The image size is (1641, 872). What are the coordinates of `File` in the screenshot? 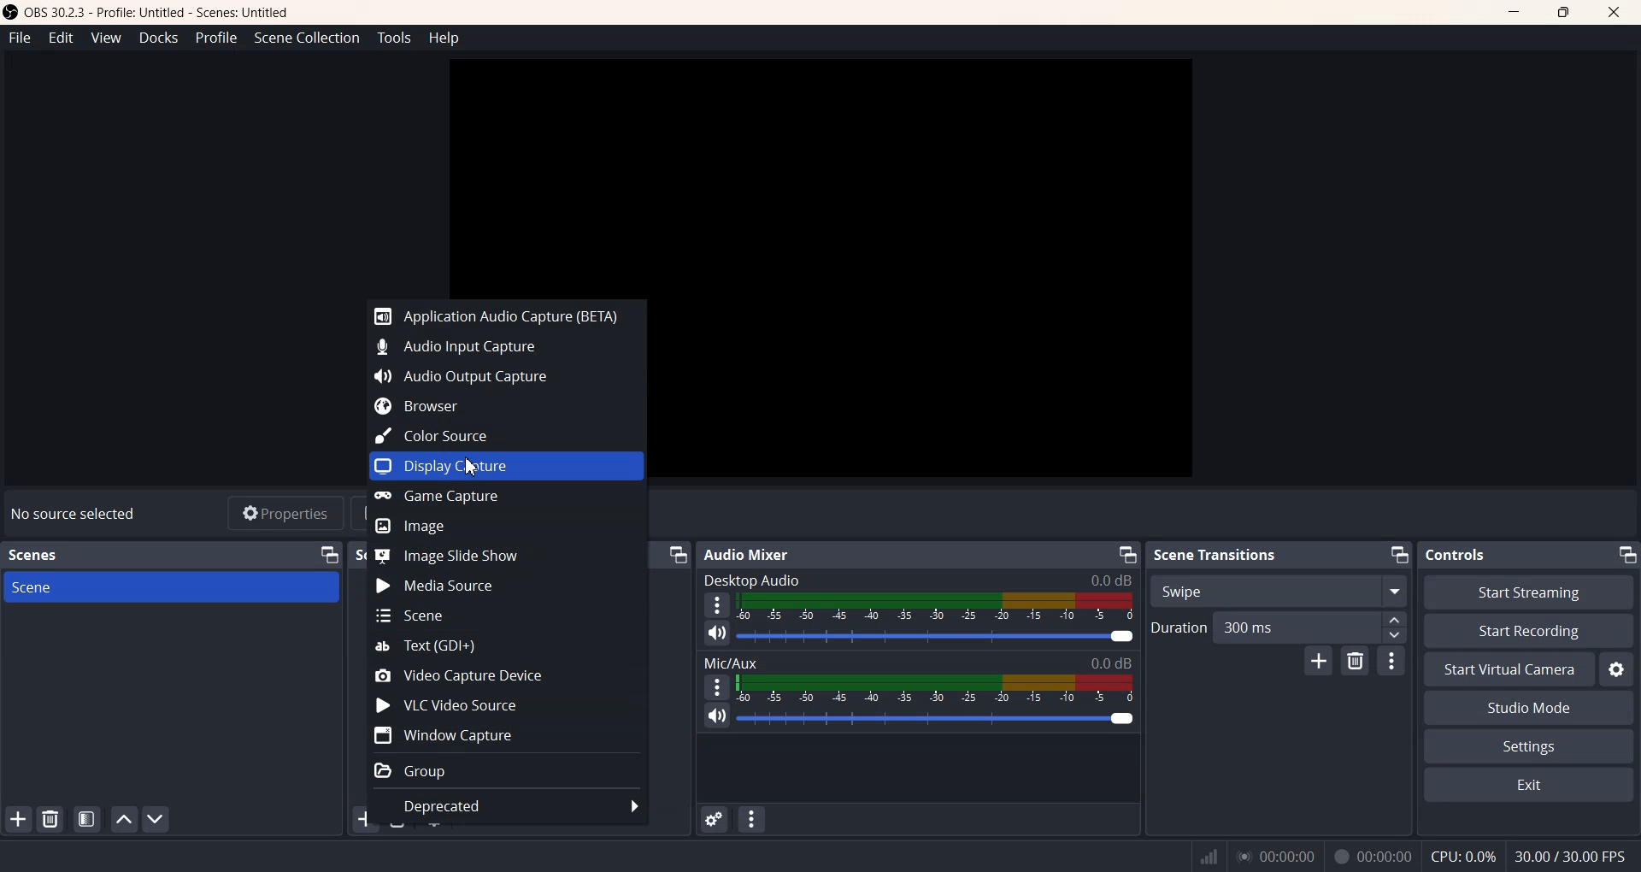 It's located at (19, 37).